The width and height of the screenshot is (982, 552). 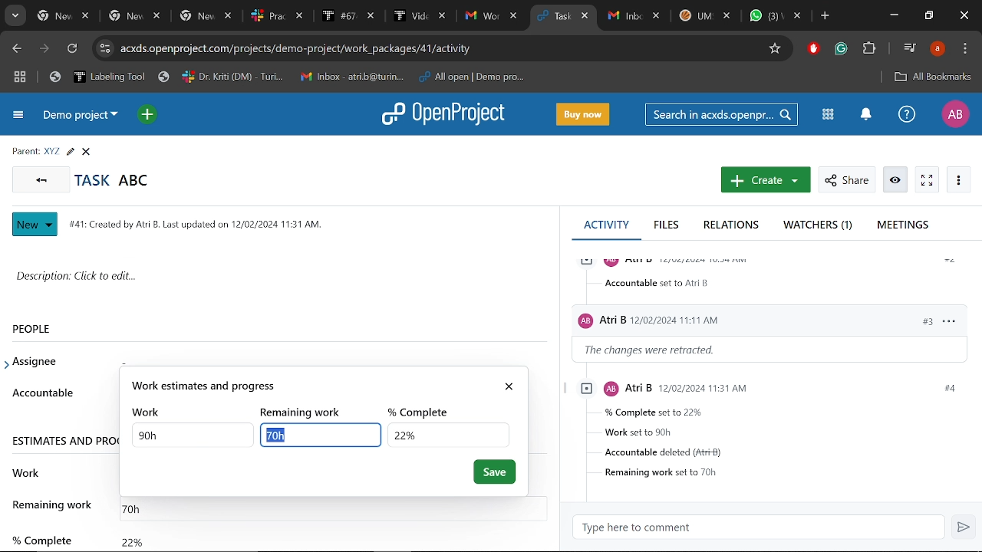 I want to click on Activate zen mode, so click(x=927, y=180).